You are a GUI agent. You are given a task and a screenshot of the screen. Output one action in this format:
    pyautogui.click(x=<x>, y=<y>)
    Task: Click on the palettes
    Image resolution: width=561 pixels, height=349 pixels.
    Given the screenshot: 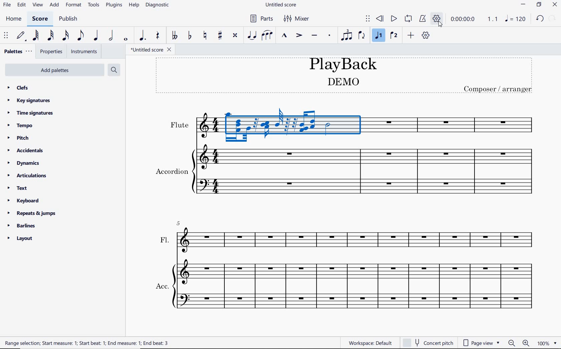 What is the action you would take?
    pyautogui.click(x=19, y=51)
    